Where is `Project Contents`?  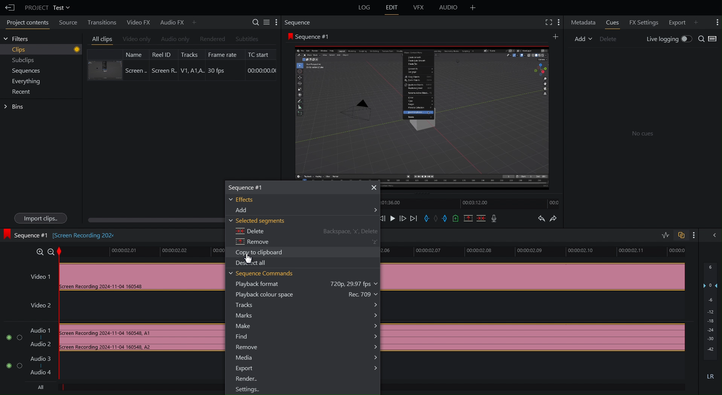 Project Contents is located at coordinates (27, 22).